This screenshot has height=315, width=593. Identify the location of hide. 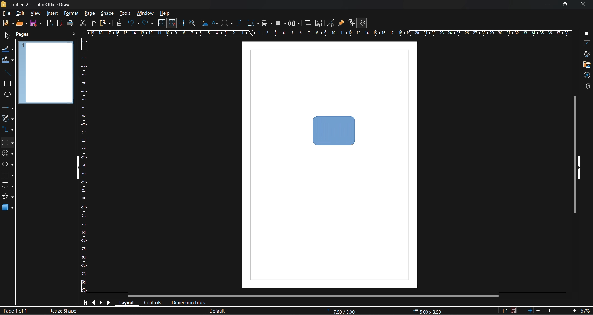
(579, 168).